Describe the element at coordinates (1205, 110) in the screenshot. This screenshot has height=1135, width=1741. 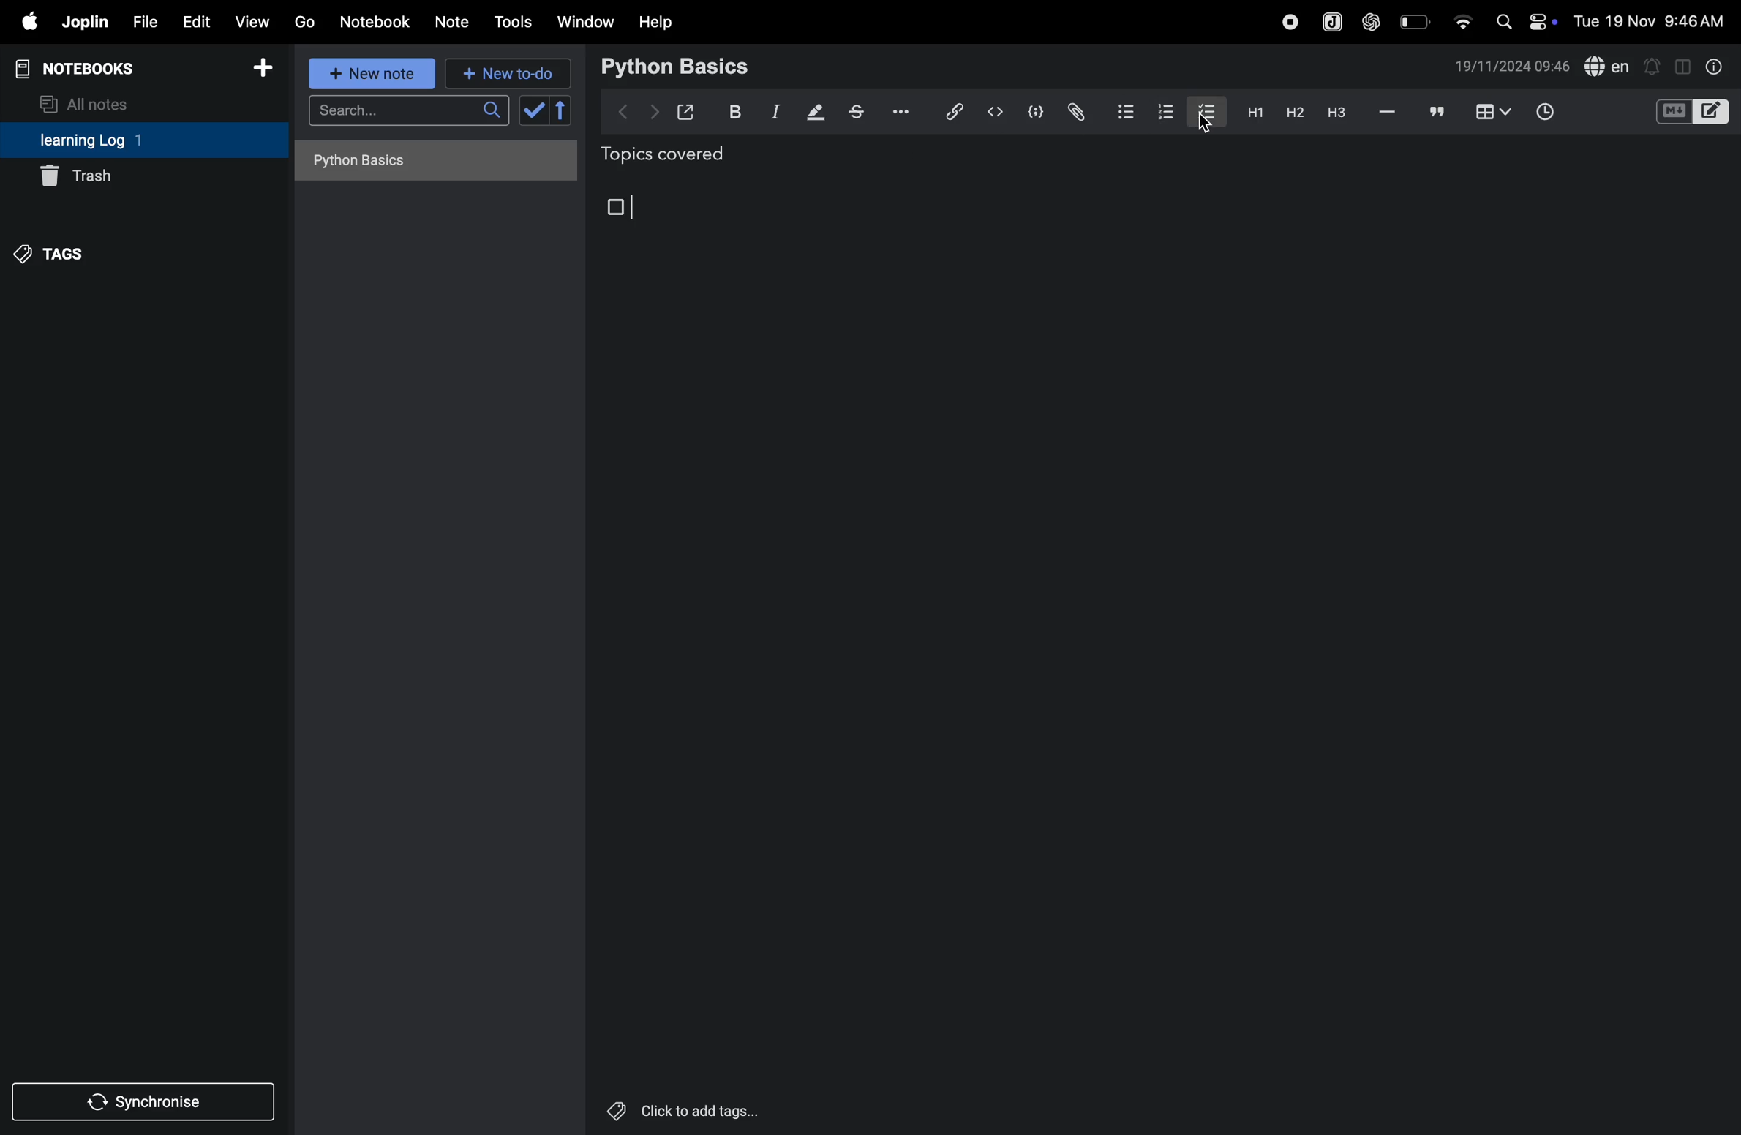
I see `checkbox` at that location.